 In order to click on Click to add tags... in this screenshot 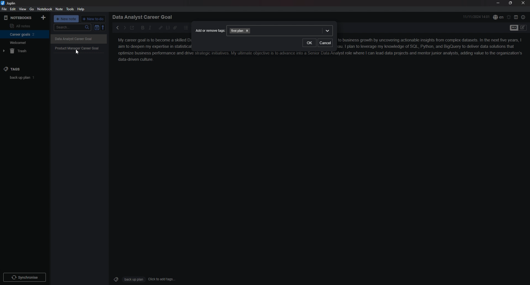, I will do `click(162, 279)`.